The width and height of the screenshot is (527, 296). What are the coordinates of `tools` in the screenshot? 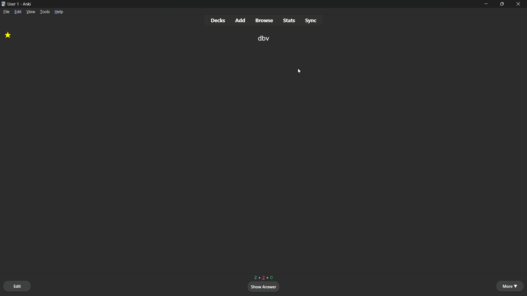 It's located at (45, 12).